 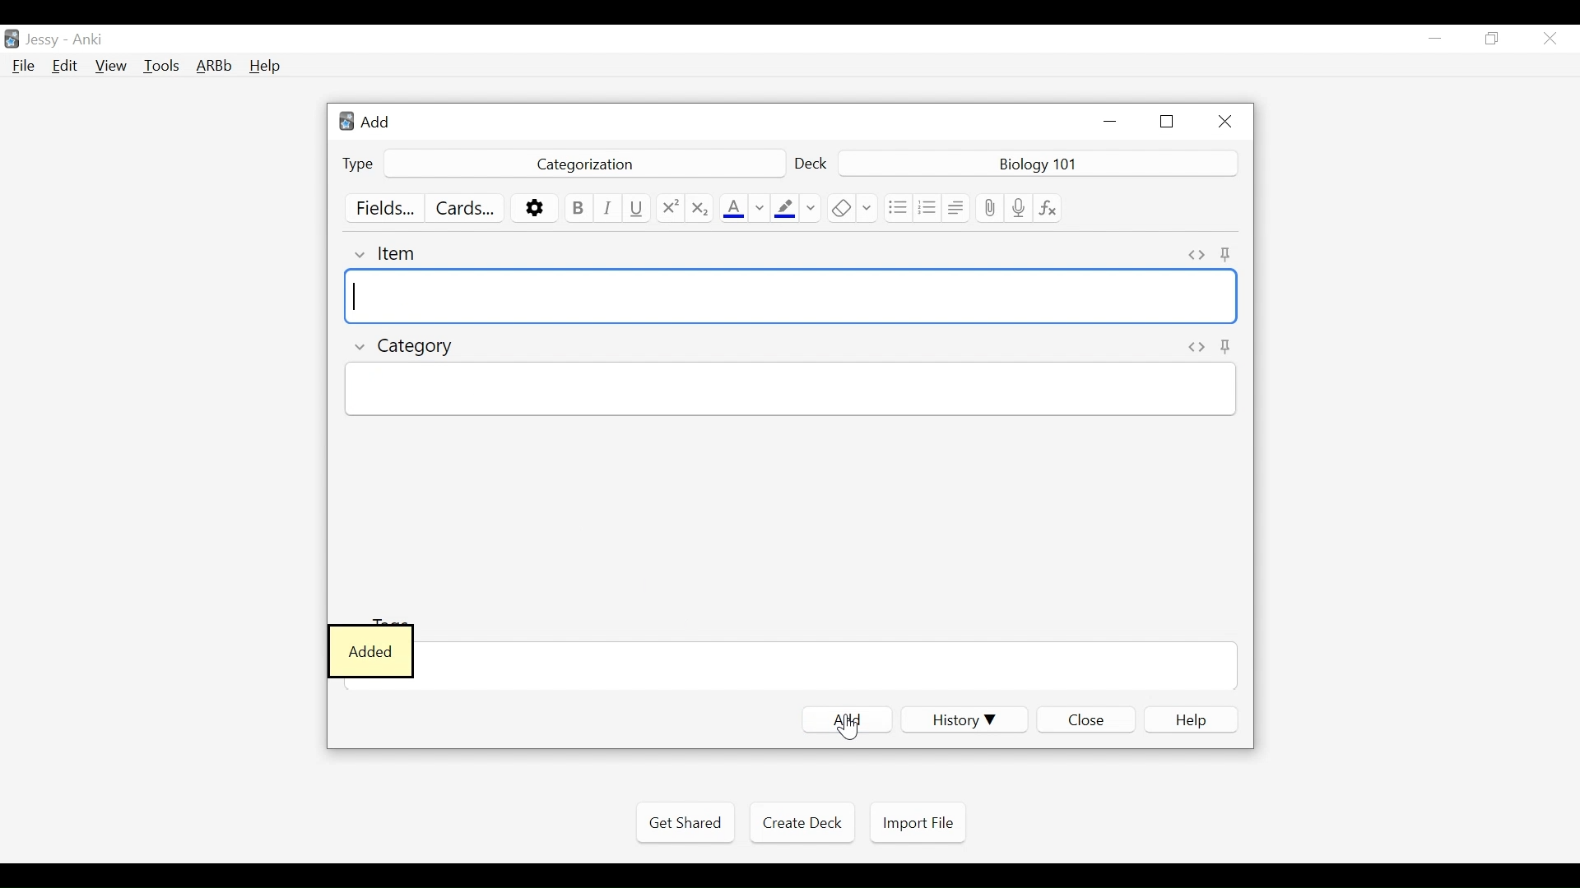 What do you see at coordinates (797, 208) in the screenshot?
I see `Text Highlighting color` at bounding box center [797, 208].